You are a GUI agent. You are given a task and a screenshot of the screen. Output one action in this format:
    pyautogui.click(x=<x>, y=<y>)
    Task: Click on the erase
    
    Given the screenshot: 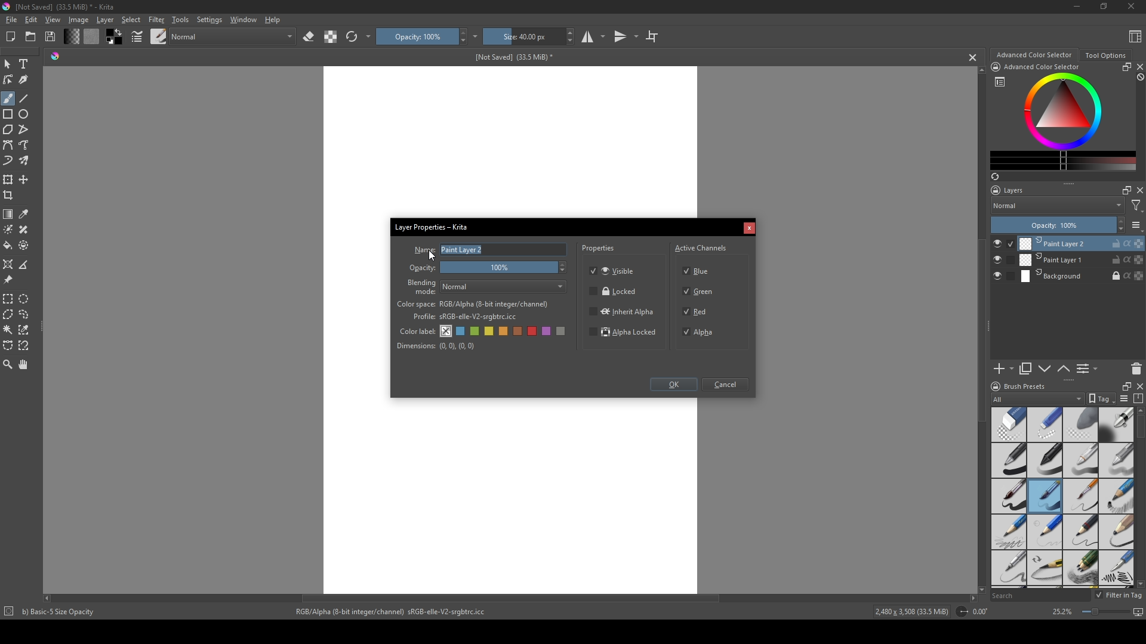 What is the action you would take?
    pyautogui.click(x=309, y=37)
    